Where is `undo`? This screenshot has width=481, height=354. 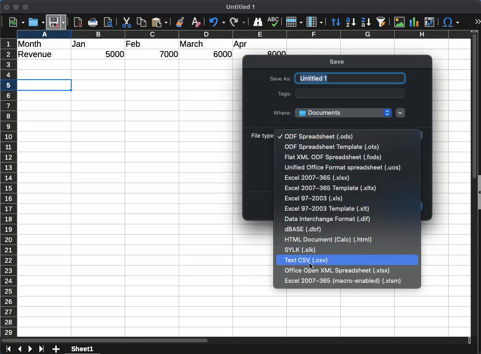 undo is located at coordinates (216, 22).